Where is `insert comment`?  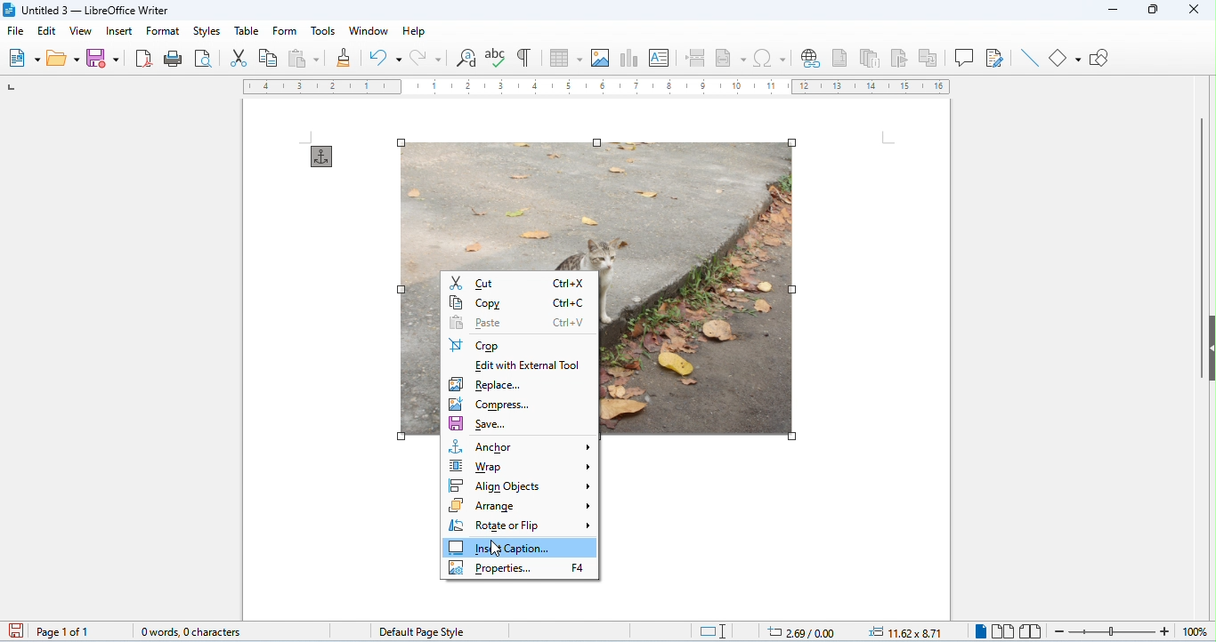 insert comment is located at coordinates (965, 57).